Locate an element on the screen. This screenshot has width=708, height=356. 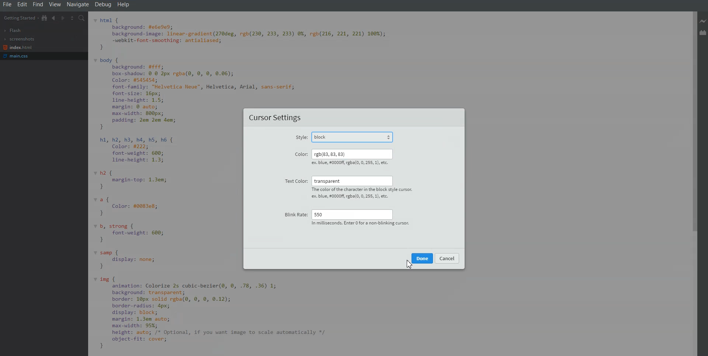
The color of the character in the block style cursor.
‘ex. blue, #0000f, rgba(0, 0, 255, 1), etc. is located at coordinates (366, 193).